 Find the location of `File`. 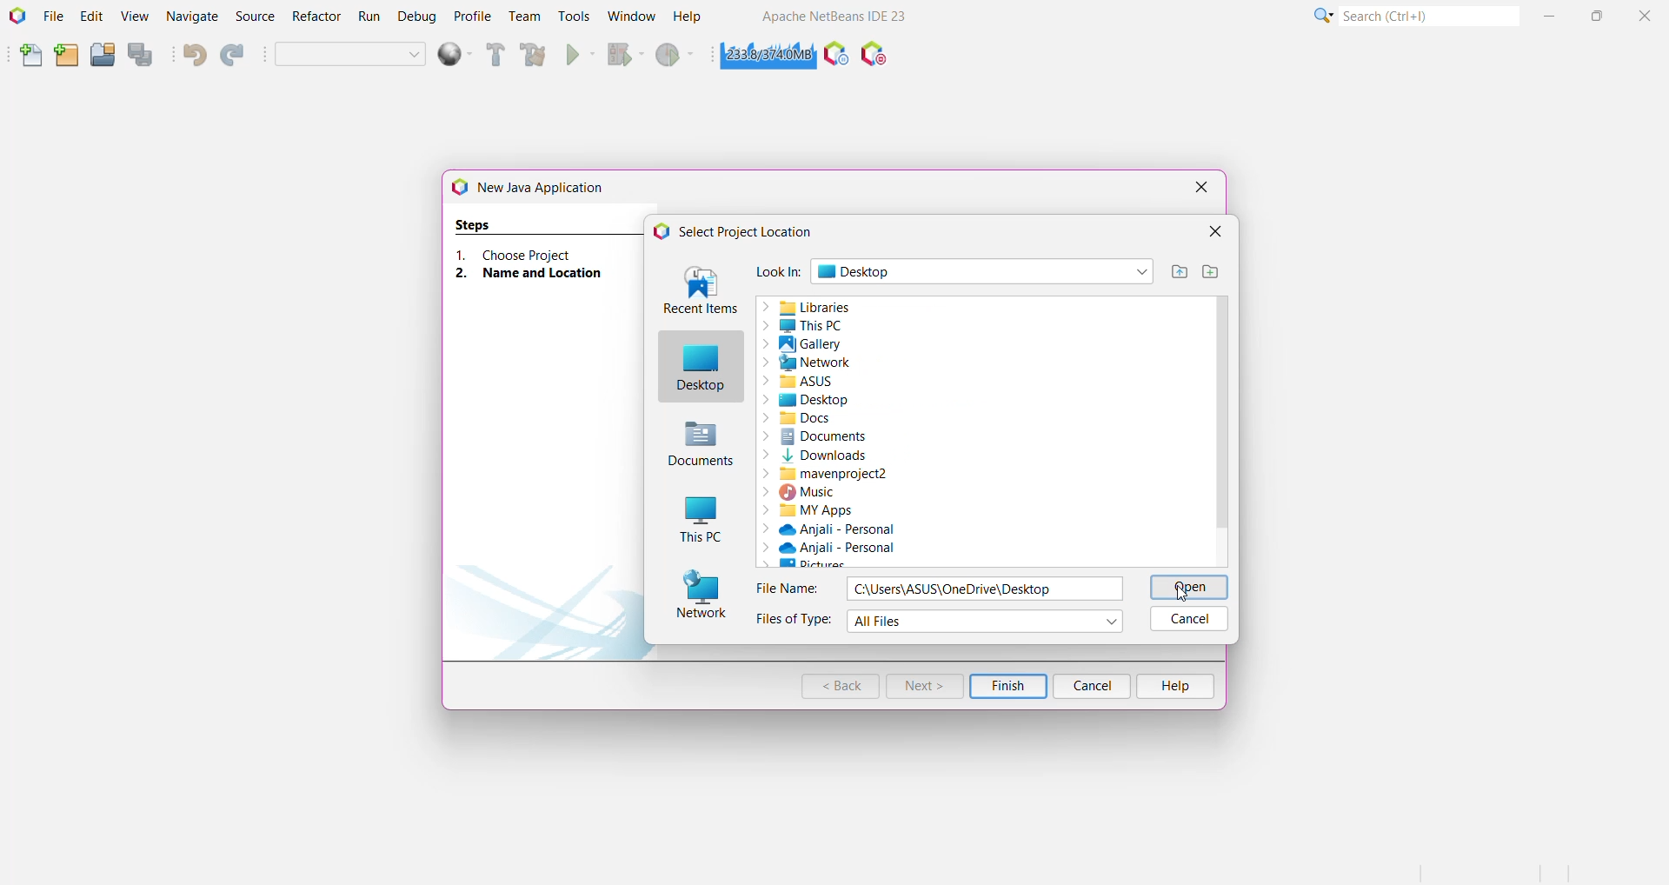

File is located at coordinates (54, 17).